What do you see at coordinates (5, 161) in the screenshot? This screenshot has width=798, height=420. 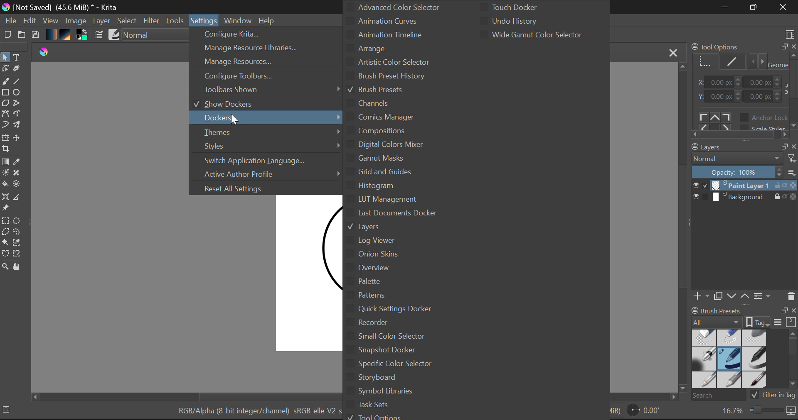 I see `Gradient Fill` at bounding box center [5, 161].